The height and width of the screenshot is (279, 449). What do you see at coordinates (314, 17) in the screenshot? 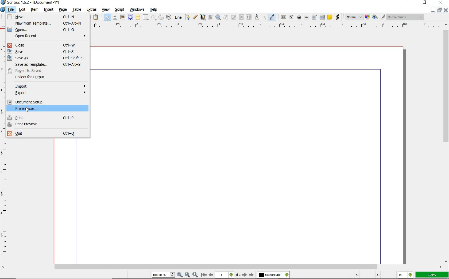
I see `pdf combo box` at bounding box center [314, 17].